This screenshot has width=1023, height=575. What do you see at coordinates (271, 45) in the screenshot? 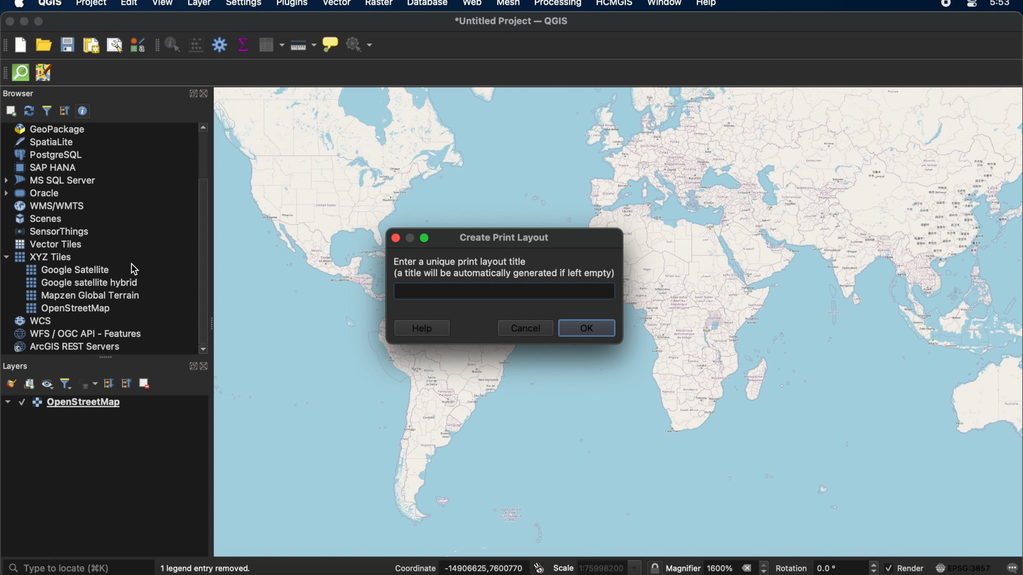
I see `open attribute table` at bounding box center [271, 45].